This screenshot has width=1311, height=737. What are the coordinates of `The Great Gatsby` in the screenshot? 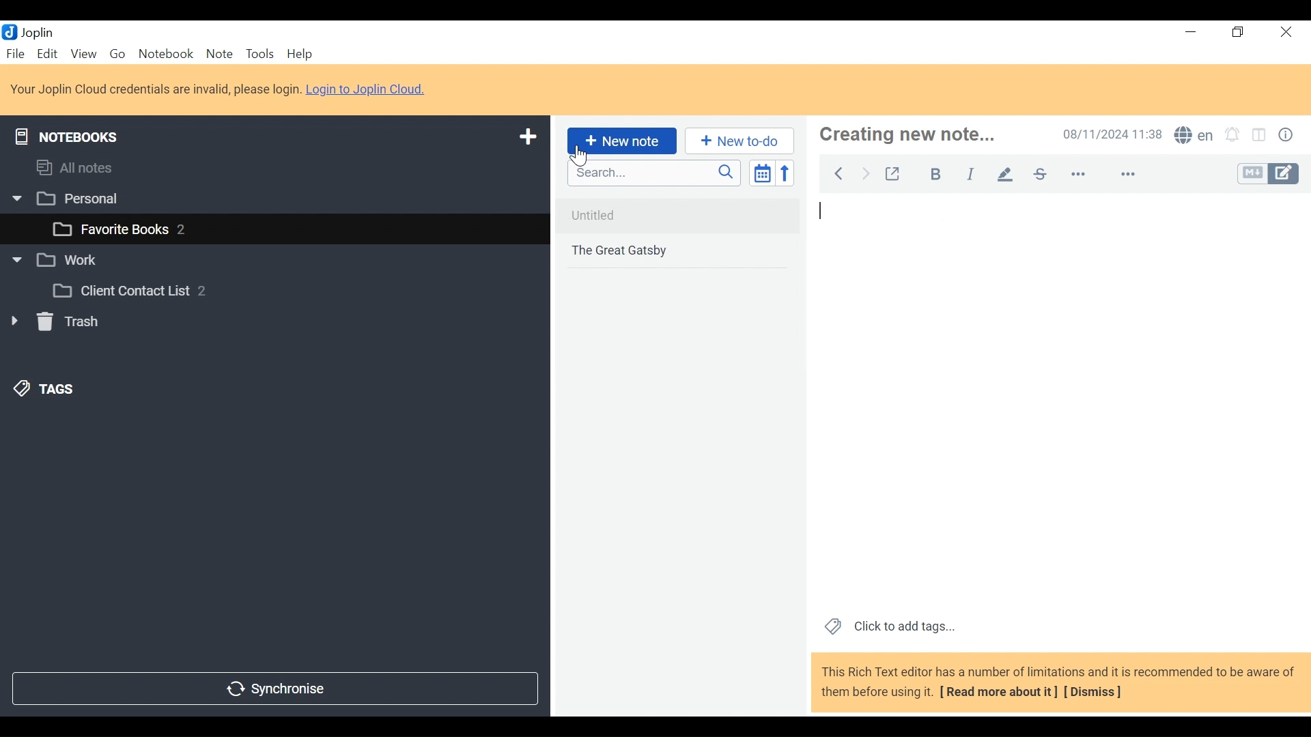 It's located at (680, 252).